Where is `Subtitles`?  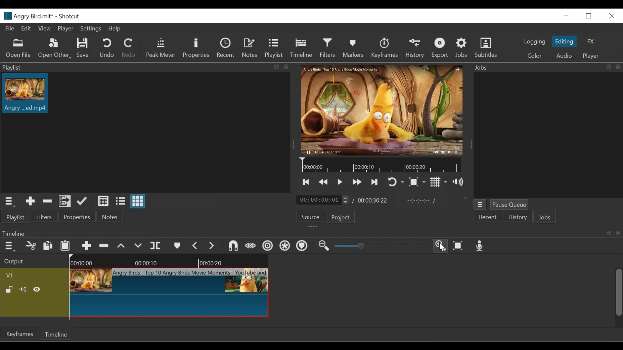 Subtitles is located at coordinates (488, 49).